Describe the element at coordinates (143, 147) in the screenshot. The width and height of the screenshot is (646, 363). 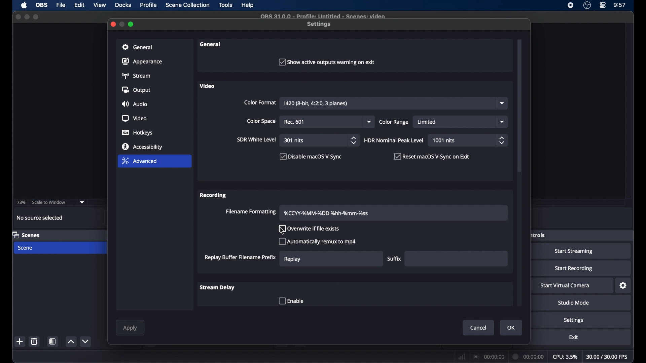
I see `accessibility ` at that location.